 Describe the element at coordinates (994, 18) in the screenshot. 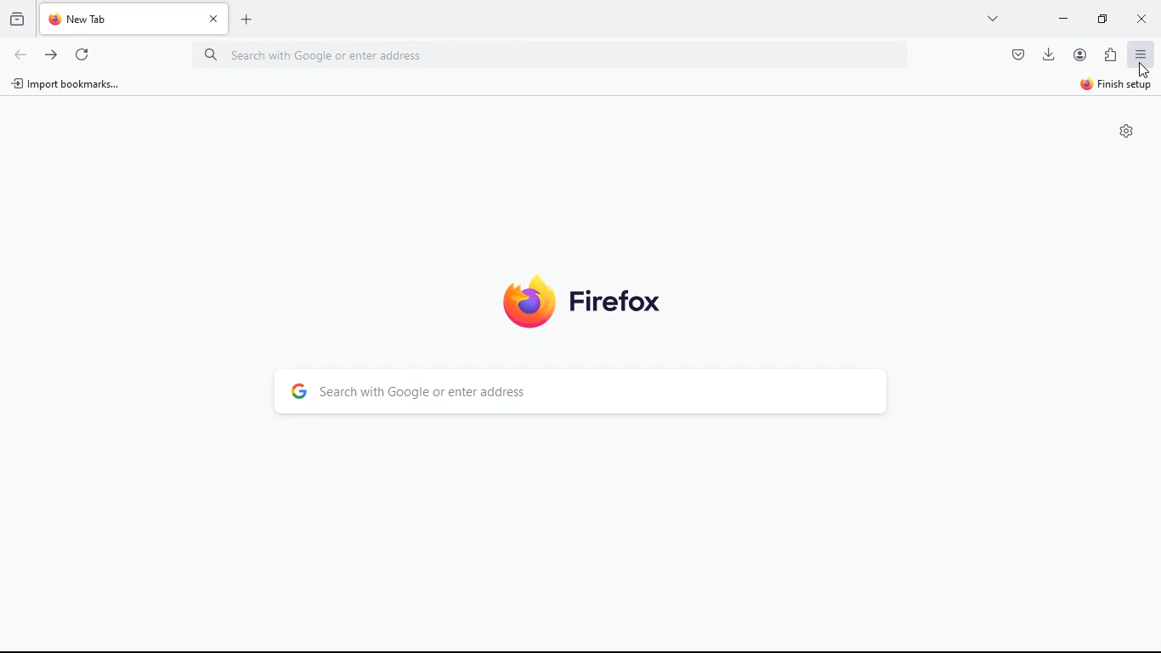

I see `more` at that location.